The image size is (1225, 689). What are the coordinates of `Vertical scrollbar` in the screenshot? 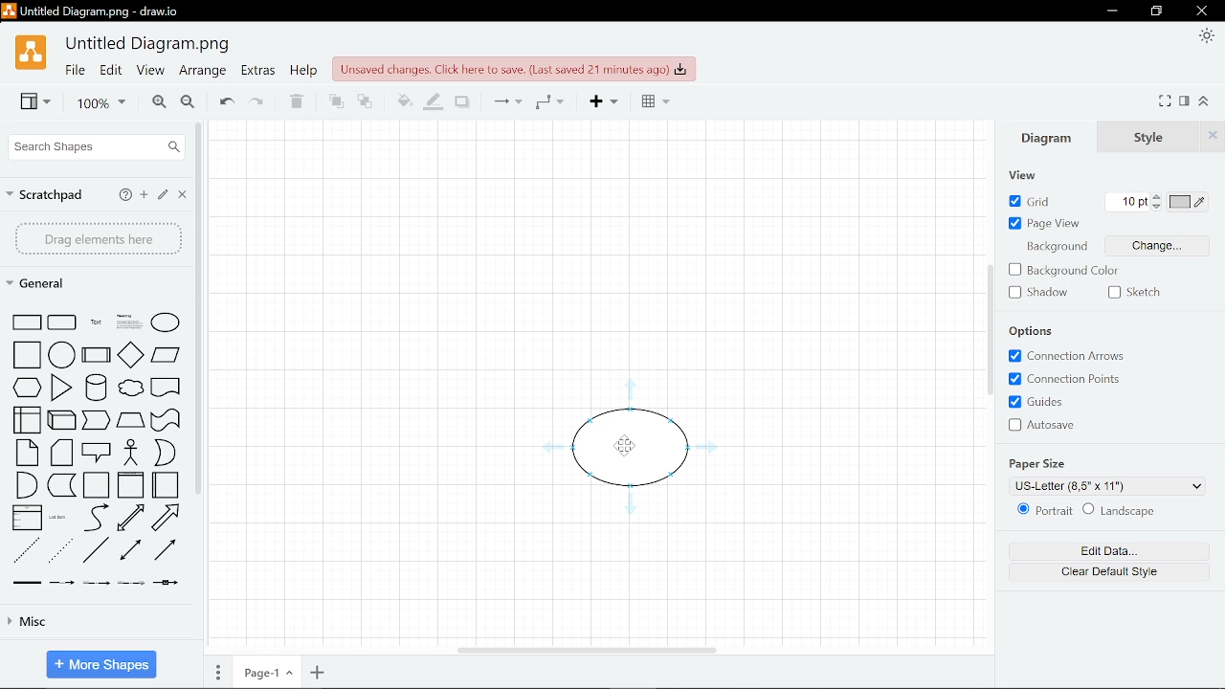 It's located at (988, 331).